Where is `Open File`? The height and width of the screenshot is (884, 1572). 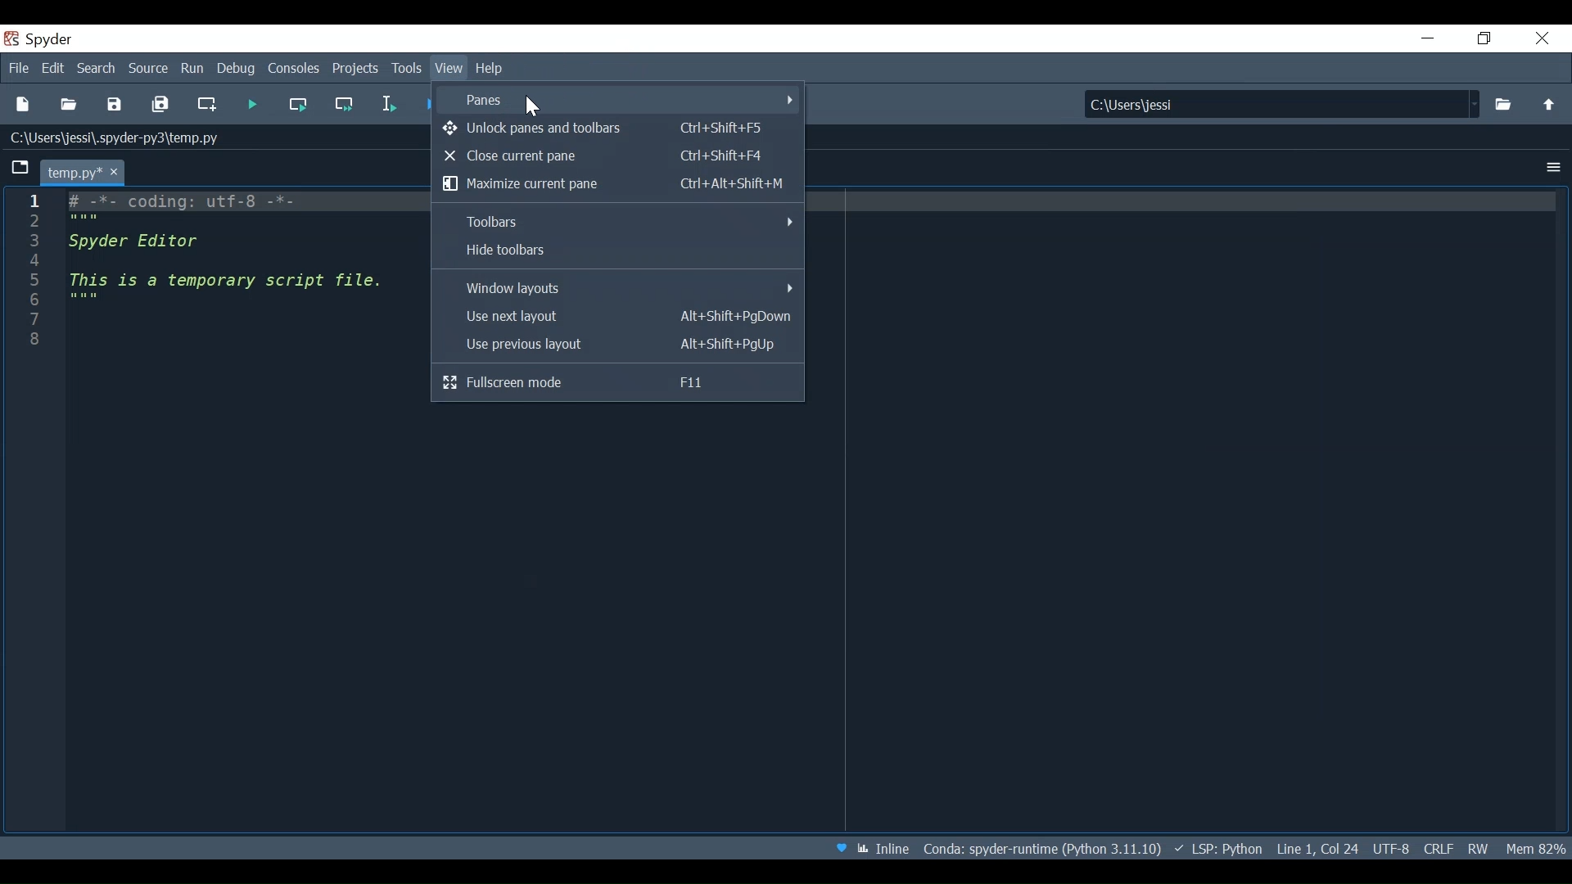
Open File is located at coordinates (68, 106).